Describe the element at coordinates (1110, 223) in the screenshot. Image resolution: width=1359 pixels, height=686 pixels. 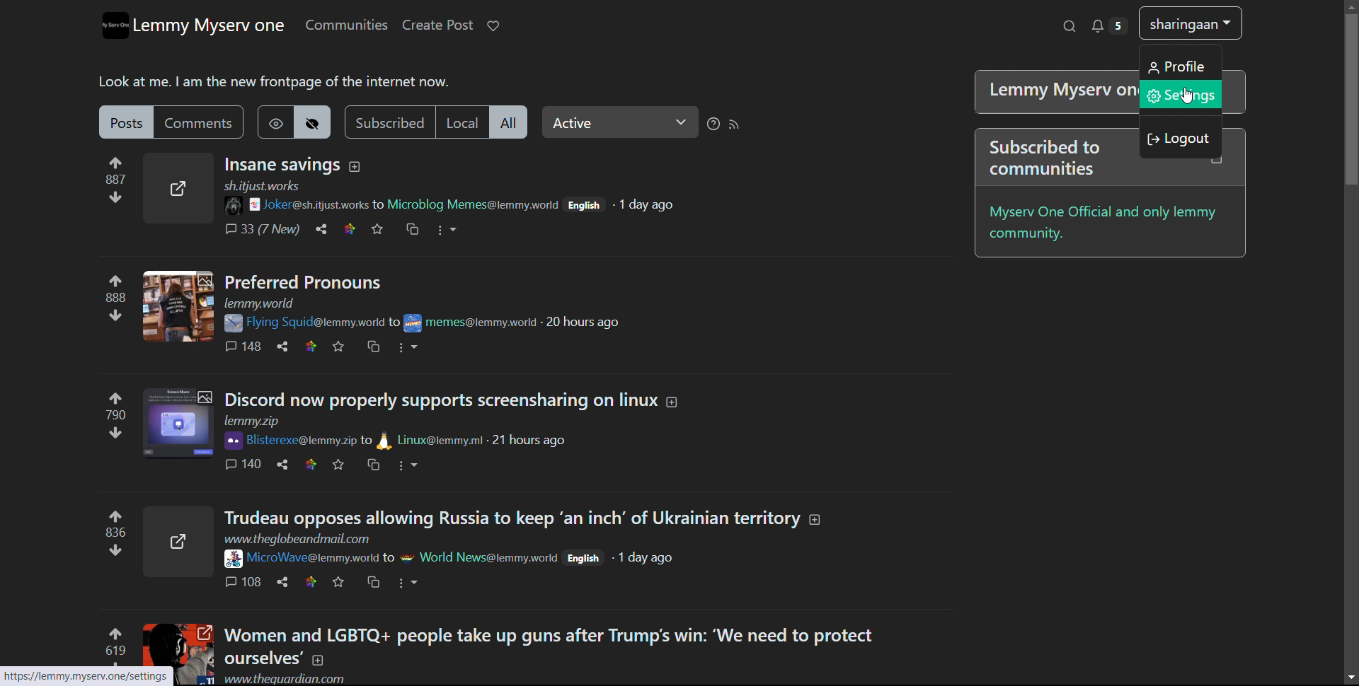
I see `myserv one official and only lemmy community` at that location.